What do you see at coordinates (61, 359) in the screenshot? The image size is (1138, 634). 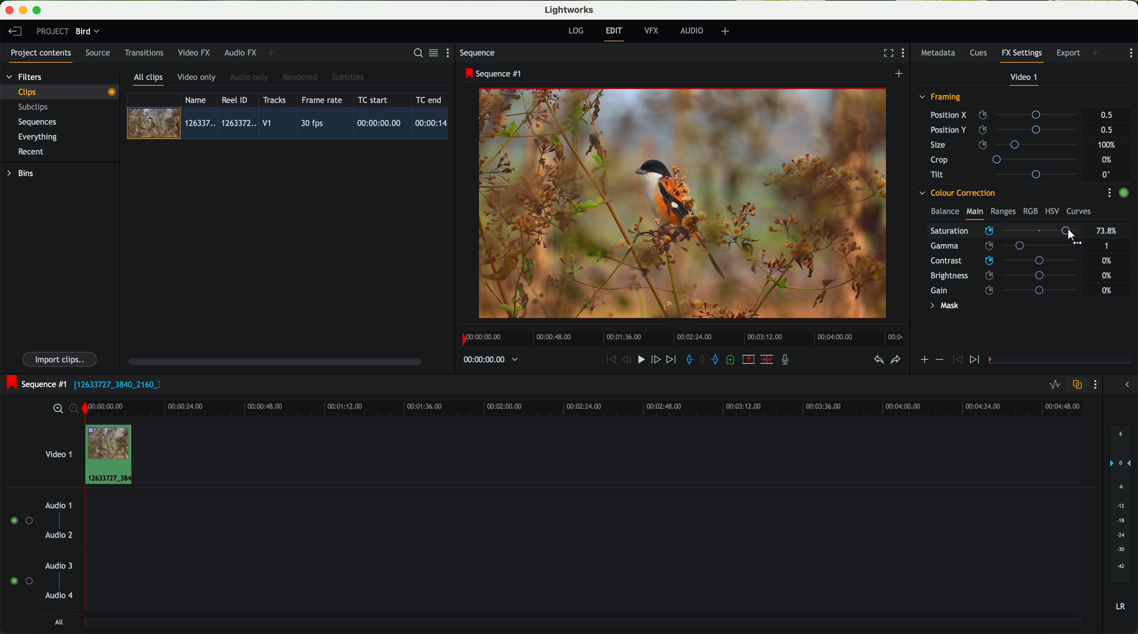 I see `import clips` at bounding box center [61, 359].